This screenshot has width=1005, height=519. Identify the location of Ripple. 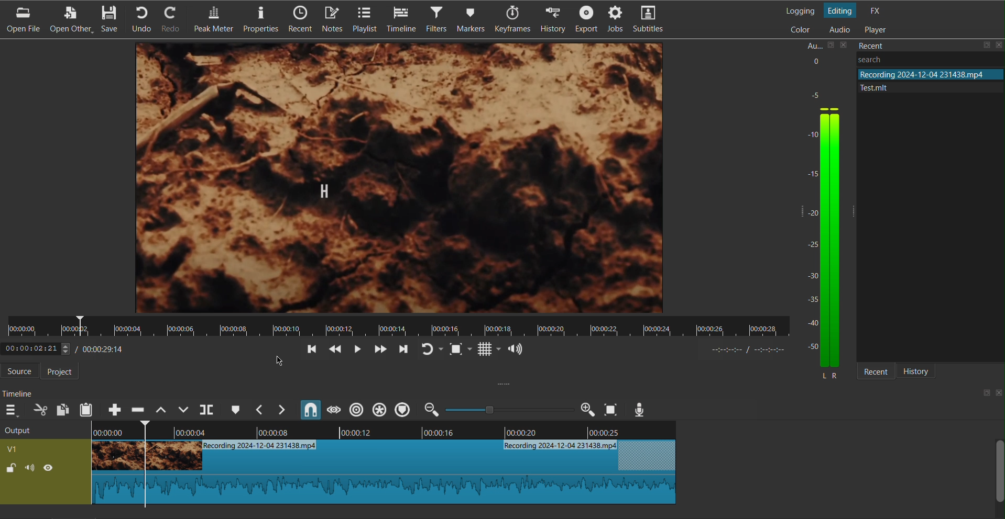
(357, 409).